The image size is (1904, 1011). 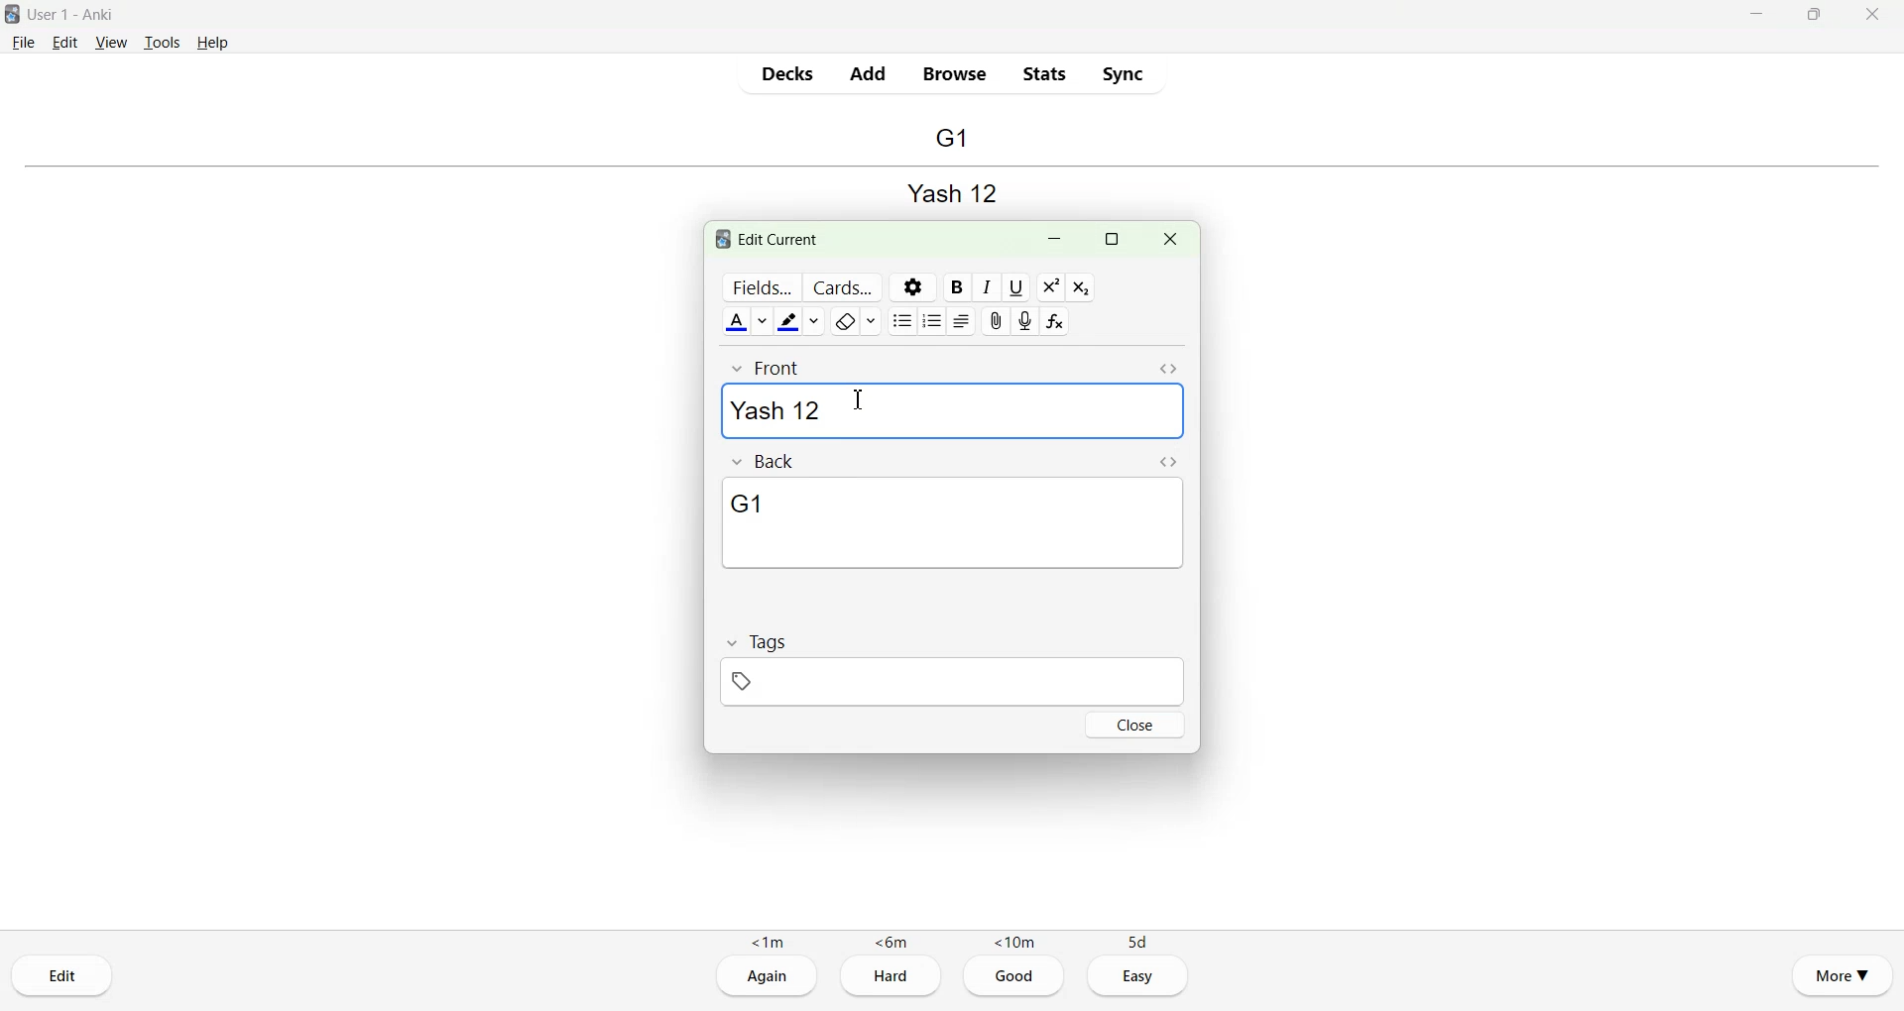 I want to click on Edit, so click(x=66, y=42).